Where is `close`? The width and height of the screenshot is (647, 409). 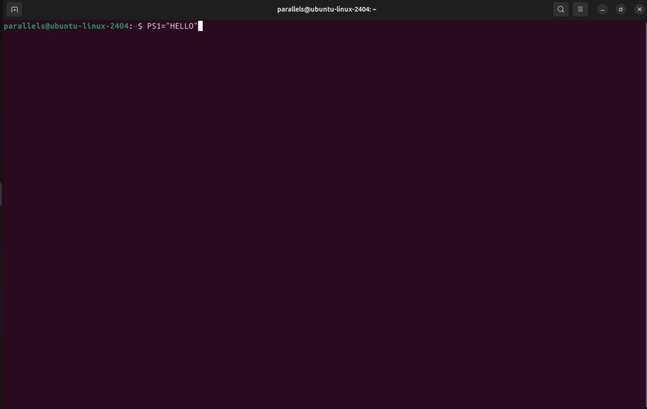 close is located at coordinates (639, 9).